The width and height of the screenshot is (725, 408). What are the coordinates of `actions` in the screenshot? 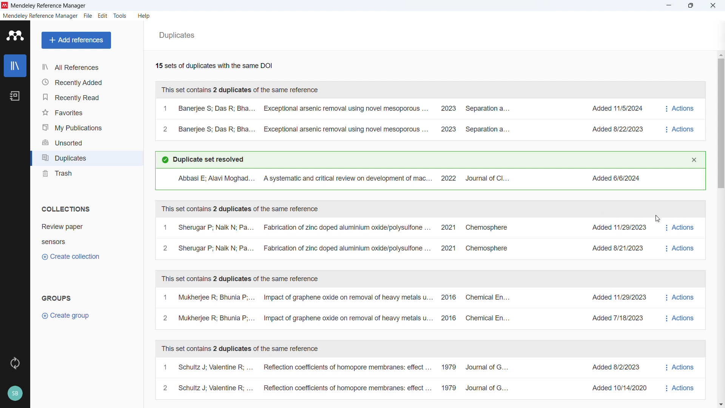 It's located at (679, 239).